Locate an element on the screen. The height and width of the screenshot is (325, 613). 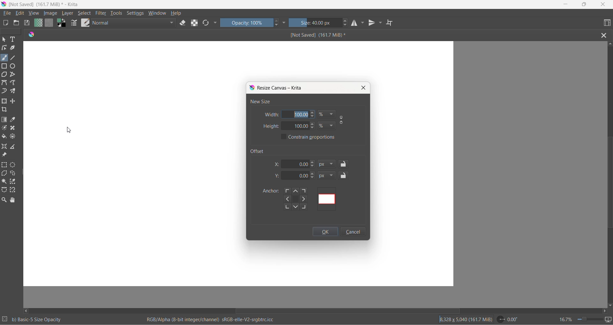
magnetic curve selection tool is located at coordinates (14, 191).